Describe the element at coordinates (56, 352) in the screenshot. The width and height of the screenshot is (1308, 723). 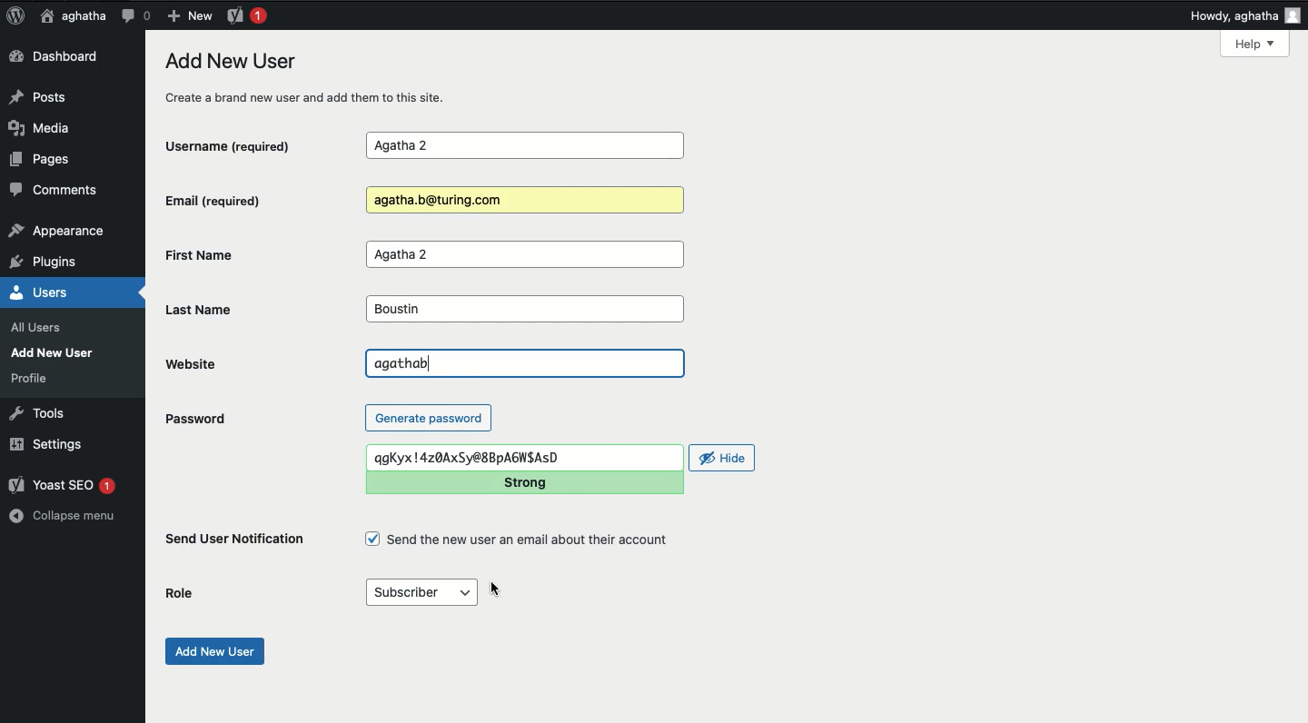
I see `Add new user` at that location.